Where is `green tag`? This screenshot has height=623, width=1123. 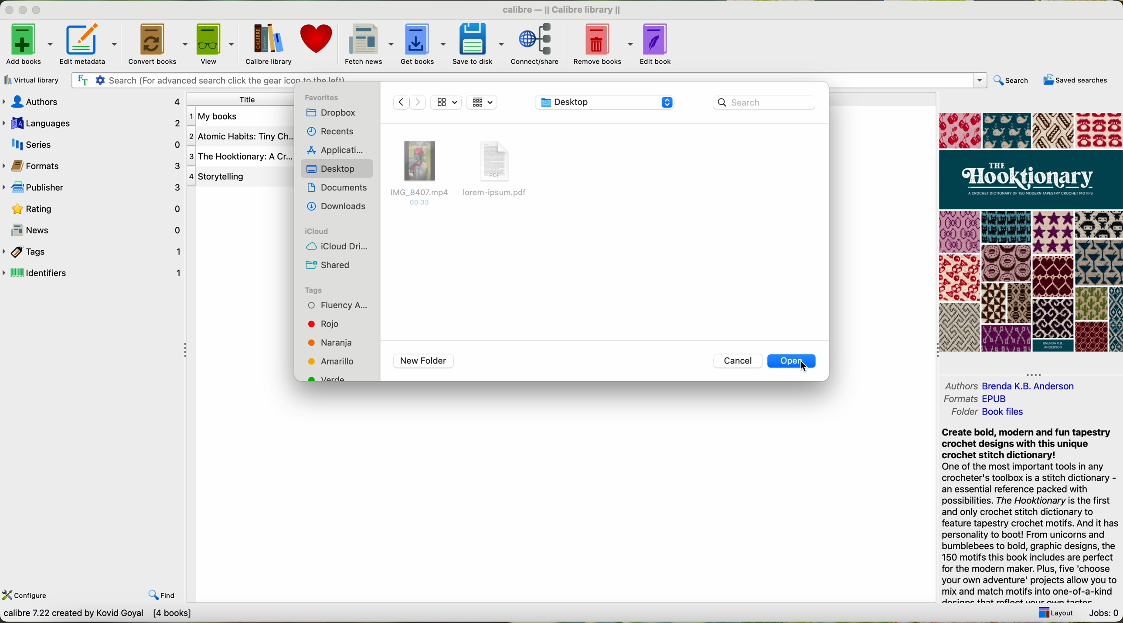 green tag is located at coordinates (328, 376).